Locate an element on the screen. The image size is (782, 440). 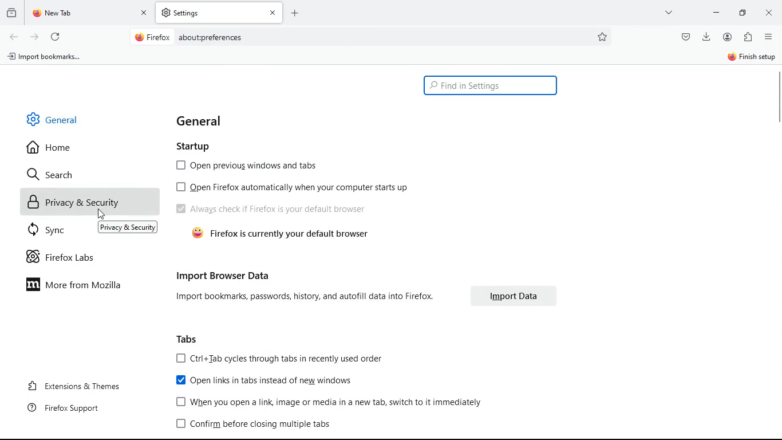
import browser data is located at coordinates (230, 273).